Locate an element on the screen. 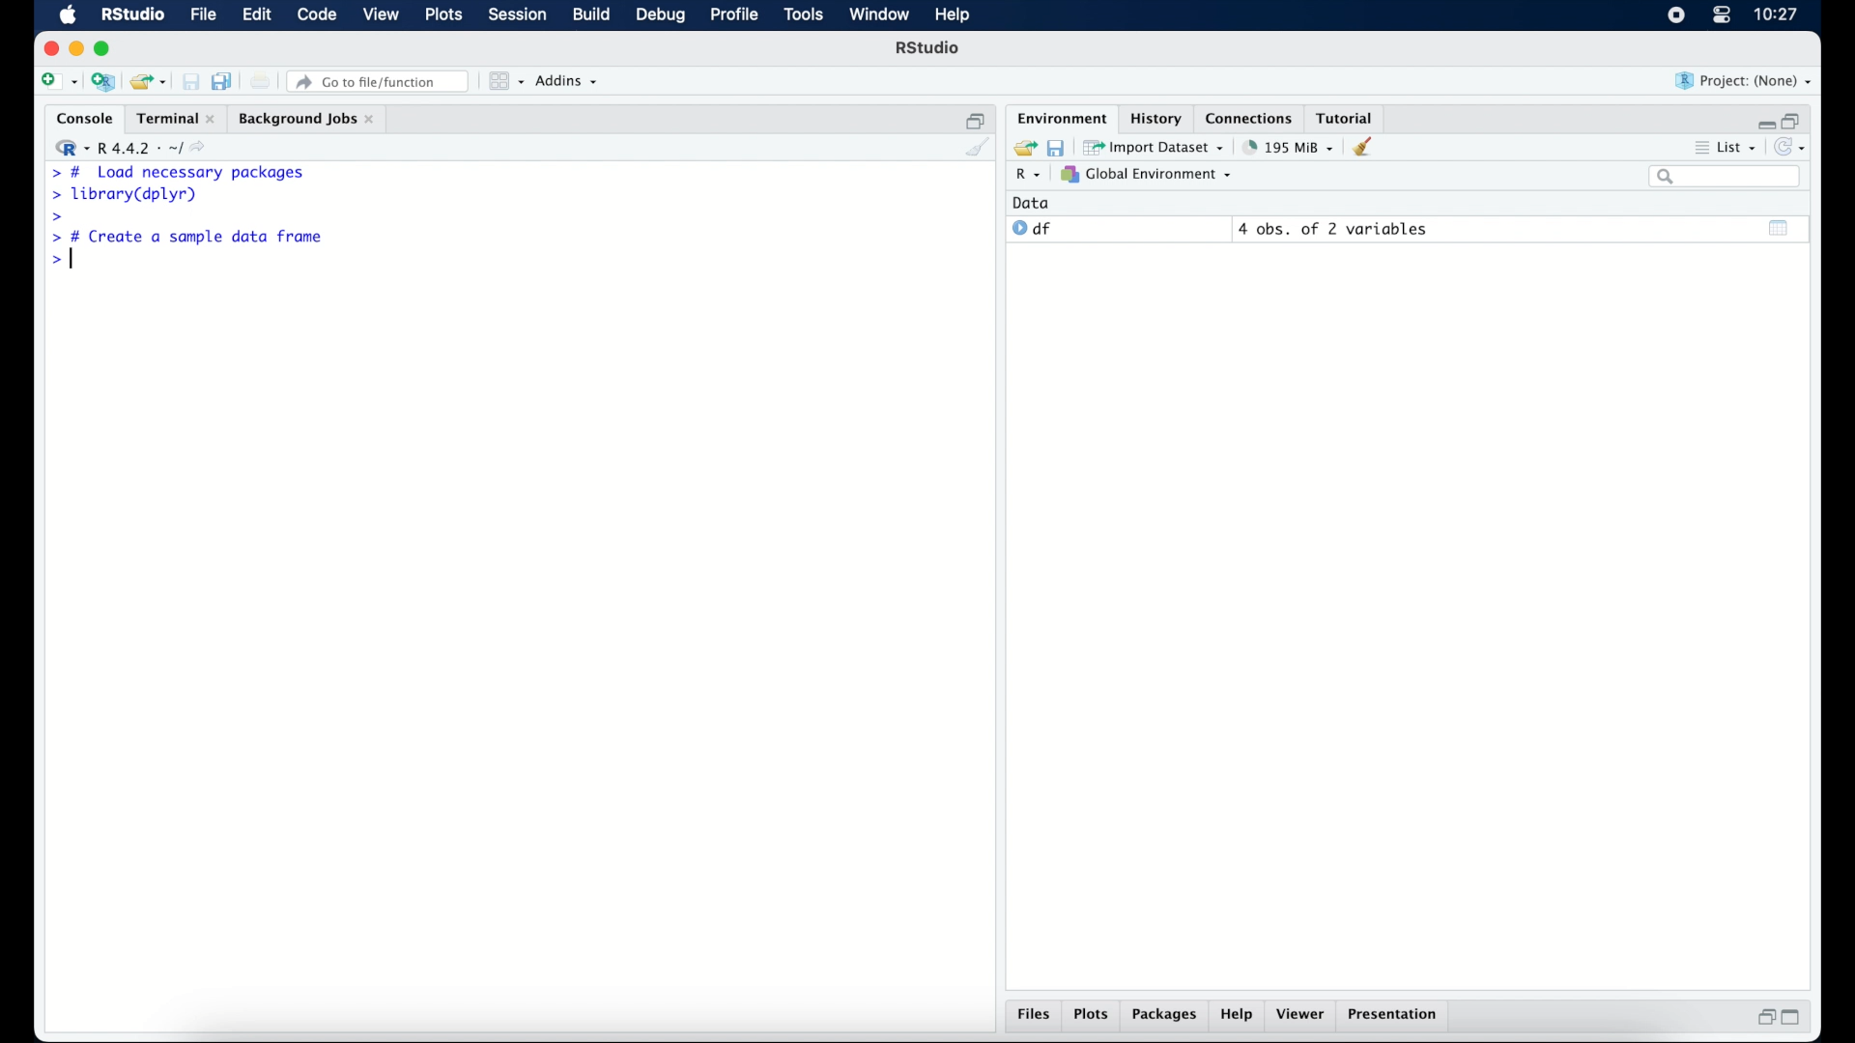  file is located at coordinates (201, 15).